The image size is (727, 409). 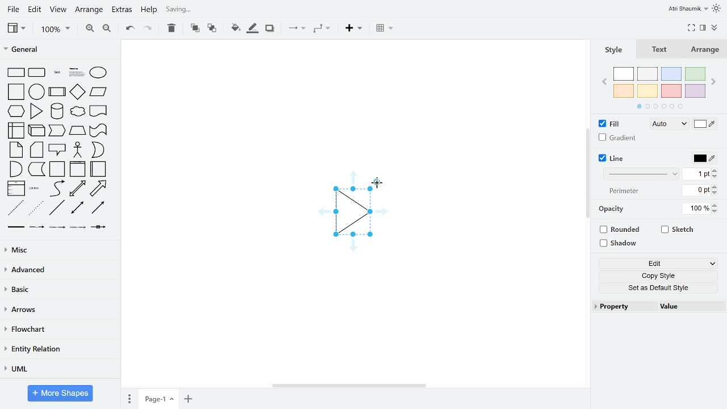 What do you see at coordinates (98, 92) in the screenshot?
I see `parallelogram` at bounding box center [98, 92].